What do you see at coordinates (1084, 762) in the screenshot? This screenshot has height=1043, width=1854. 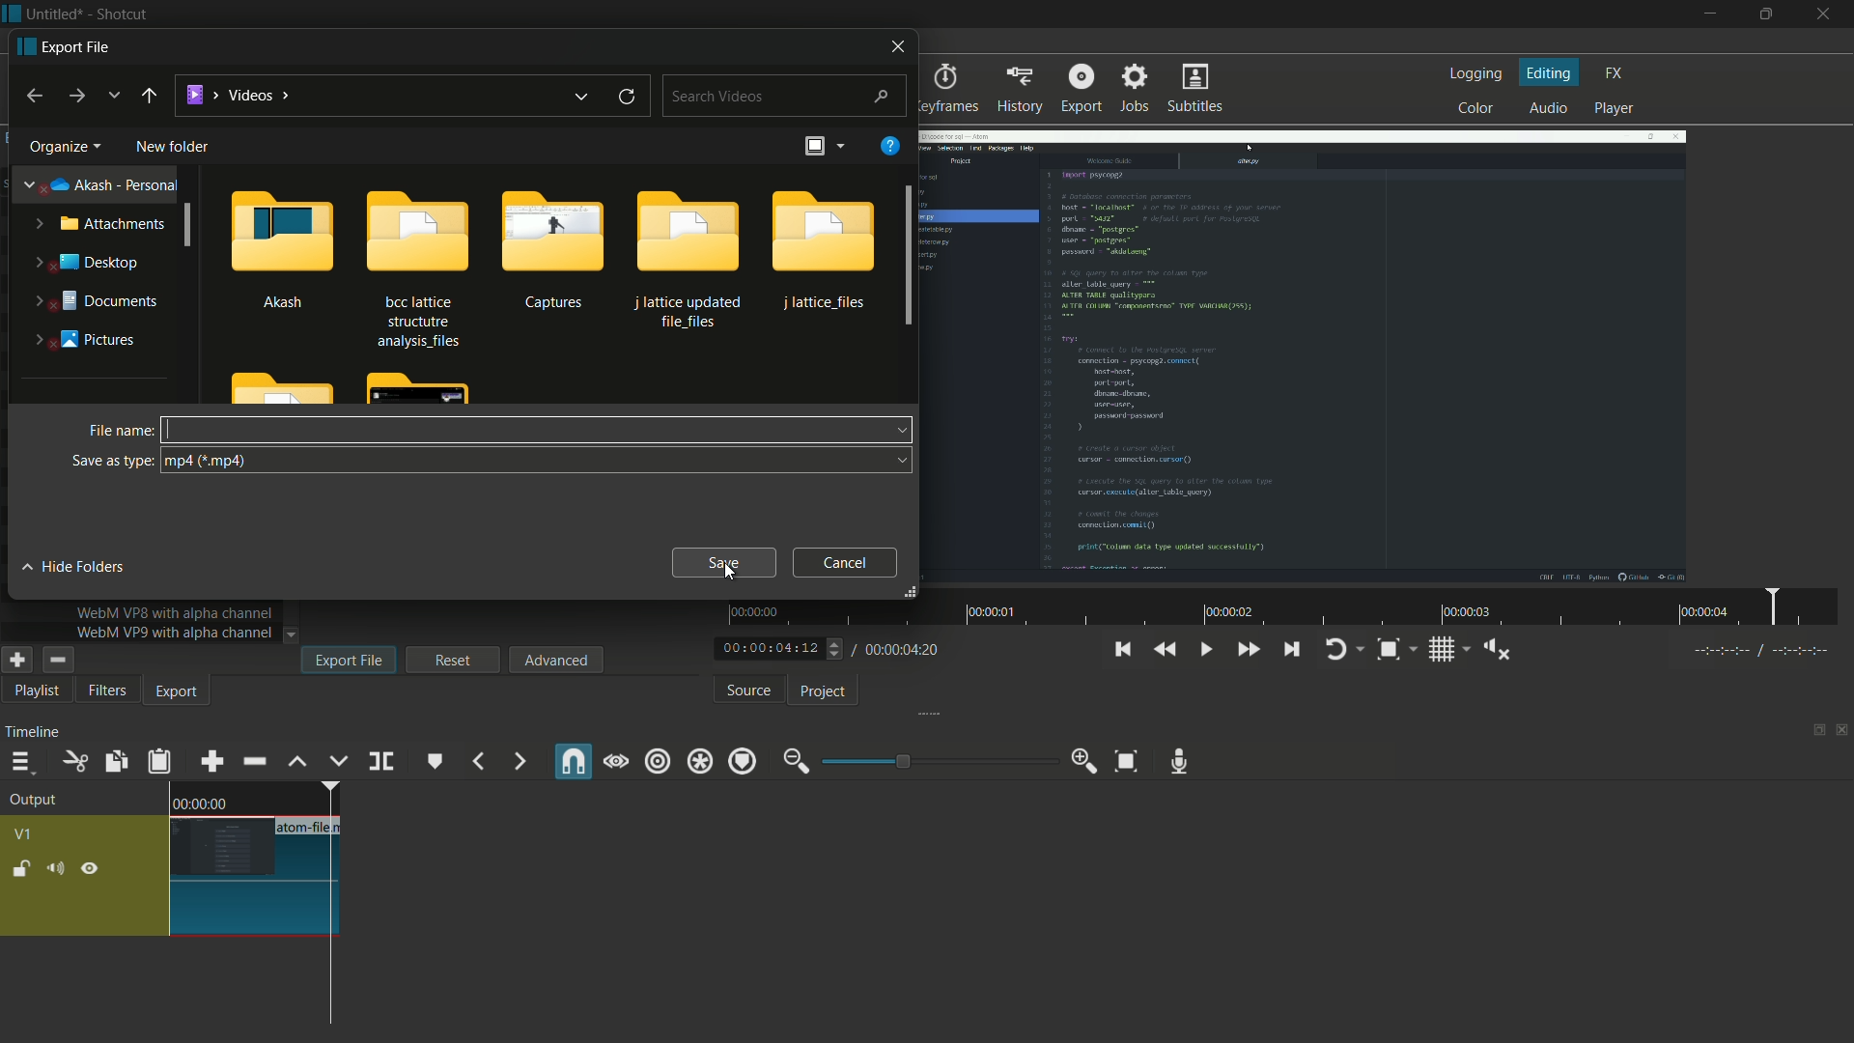 I see `zoom in` at bounding box center [1084, 762].